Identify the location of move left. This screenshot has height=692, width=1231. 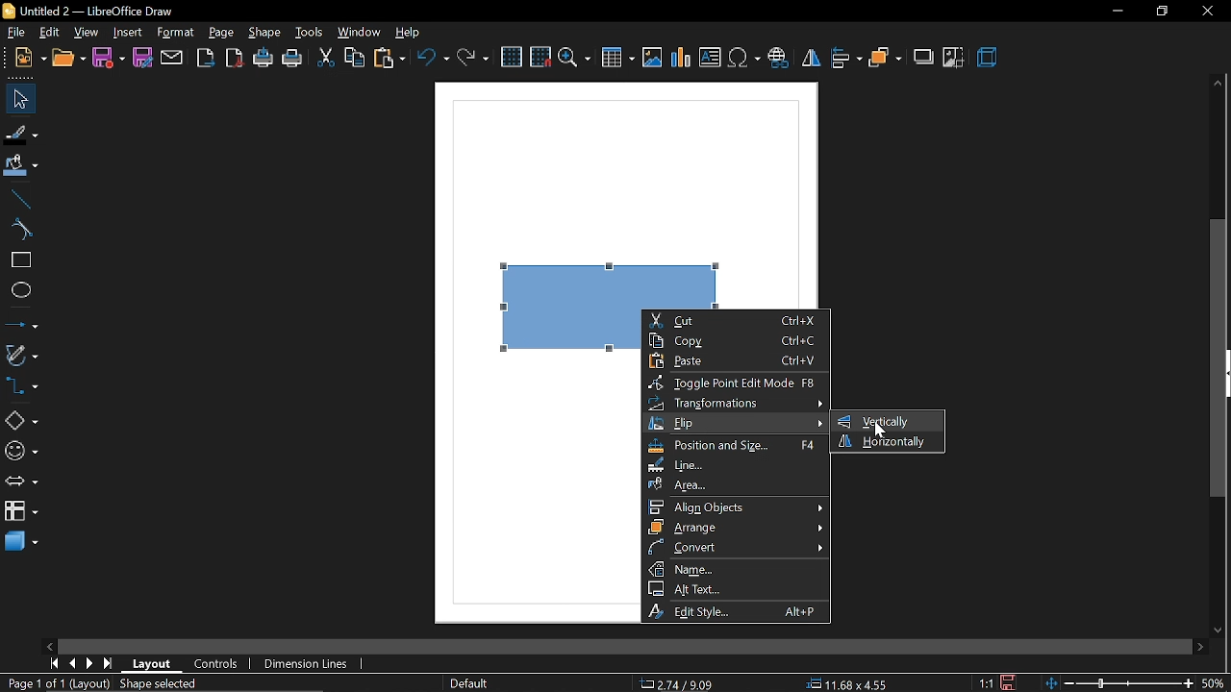
(48, 645).